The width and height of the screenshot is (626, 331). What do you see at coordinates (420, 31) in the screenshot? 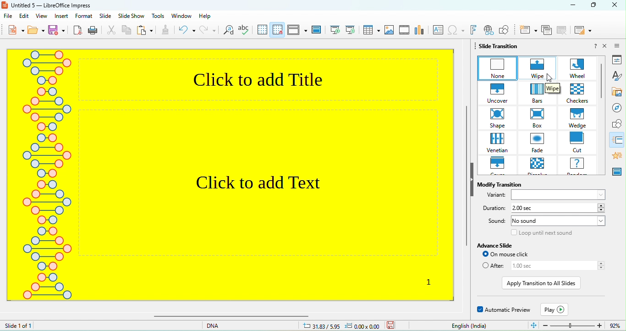
I see `chart` at bounding box center [420, 31].